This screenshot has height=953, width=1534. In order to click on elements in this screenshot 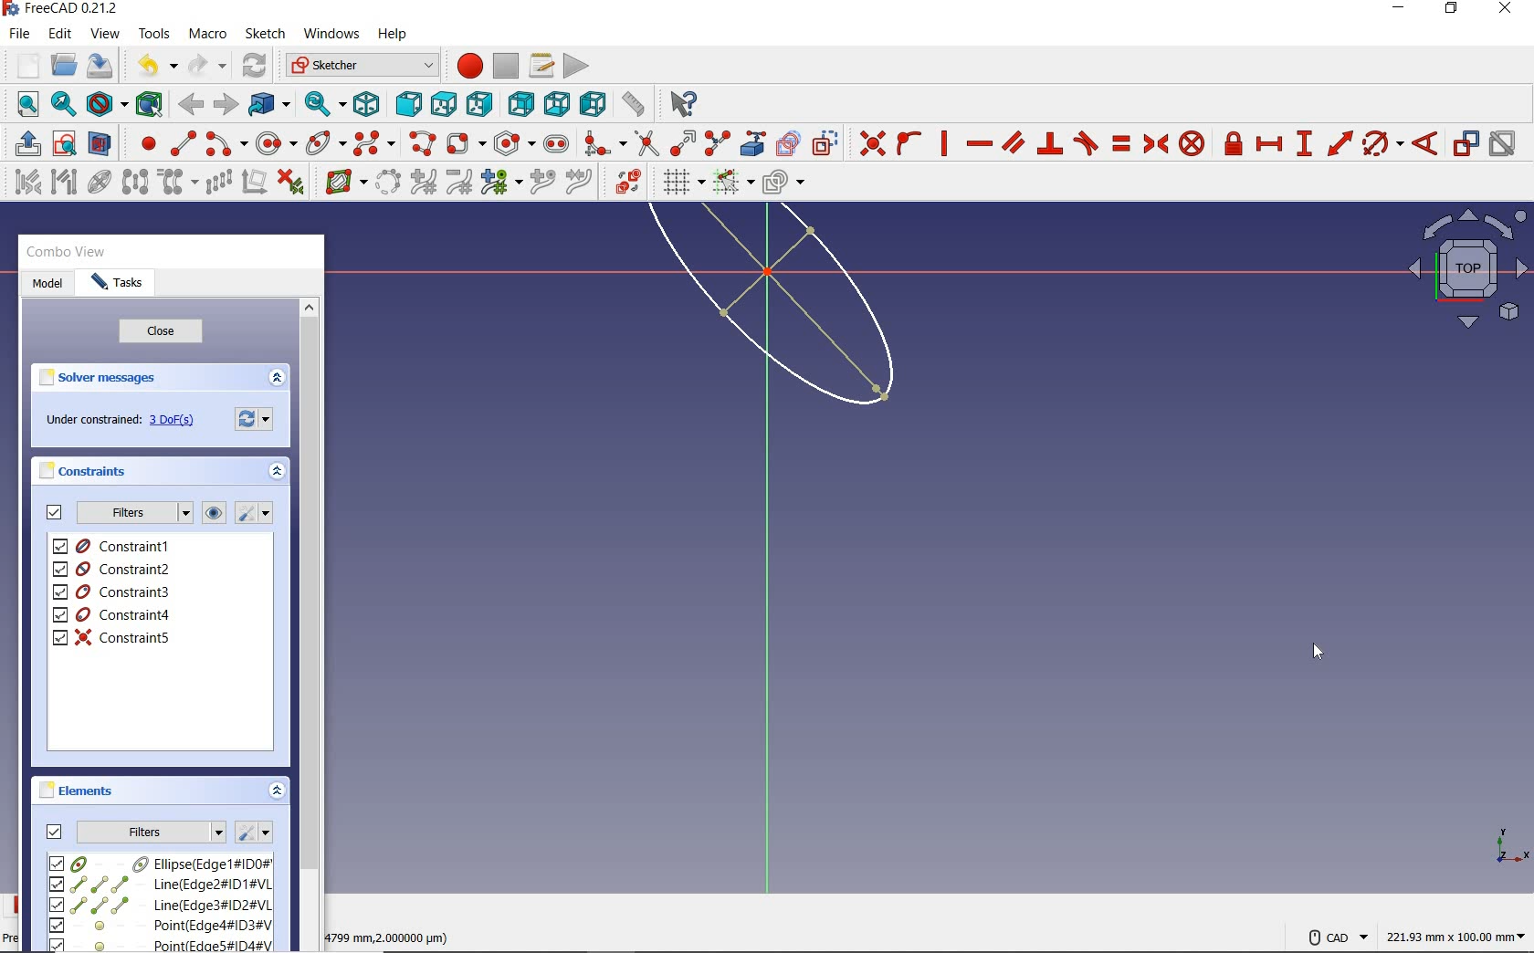, I will do `click(79, 790)`.